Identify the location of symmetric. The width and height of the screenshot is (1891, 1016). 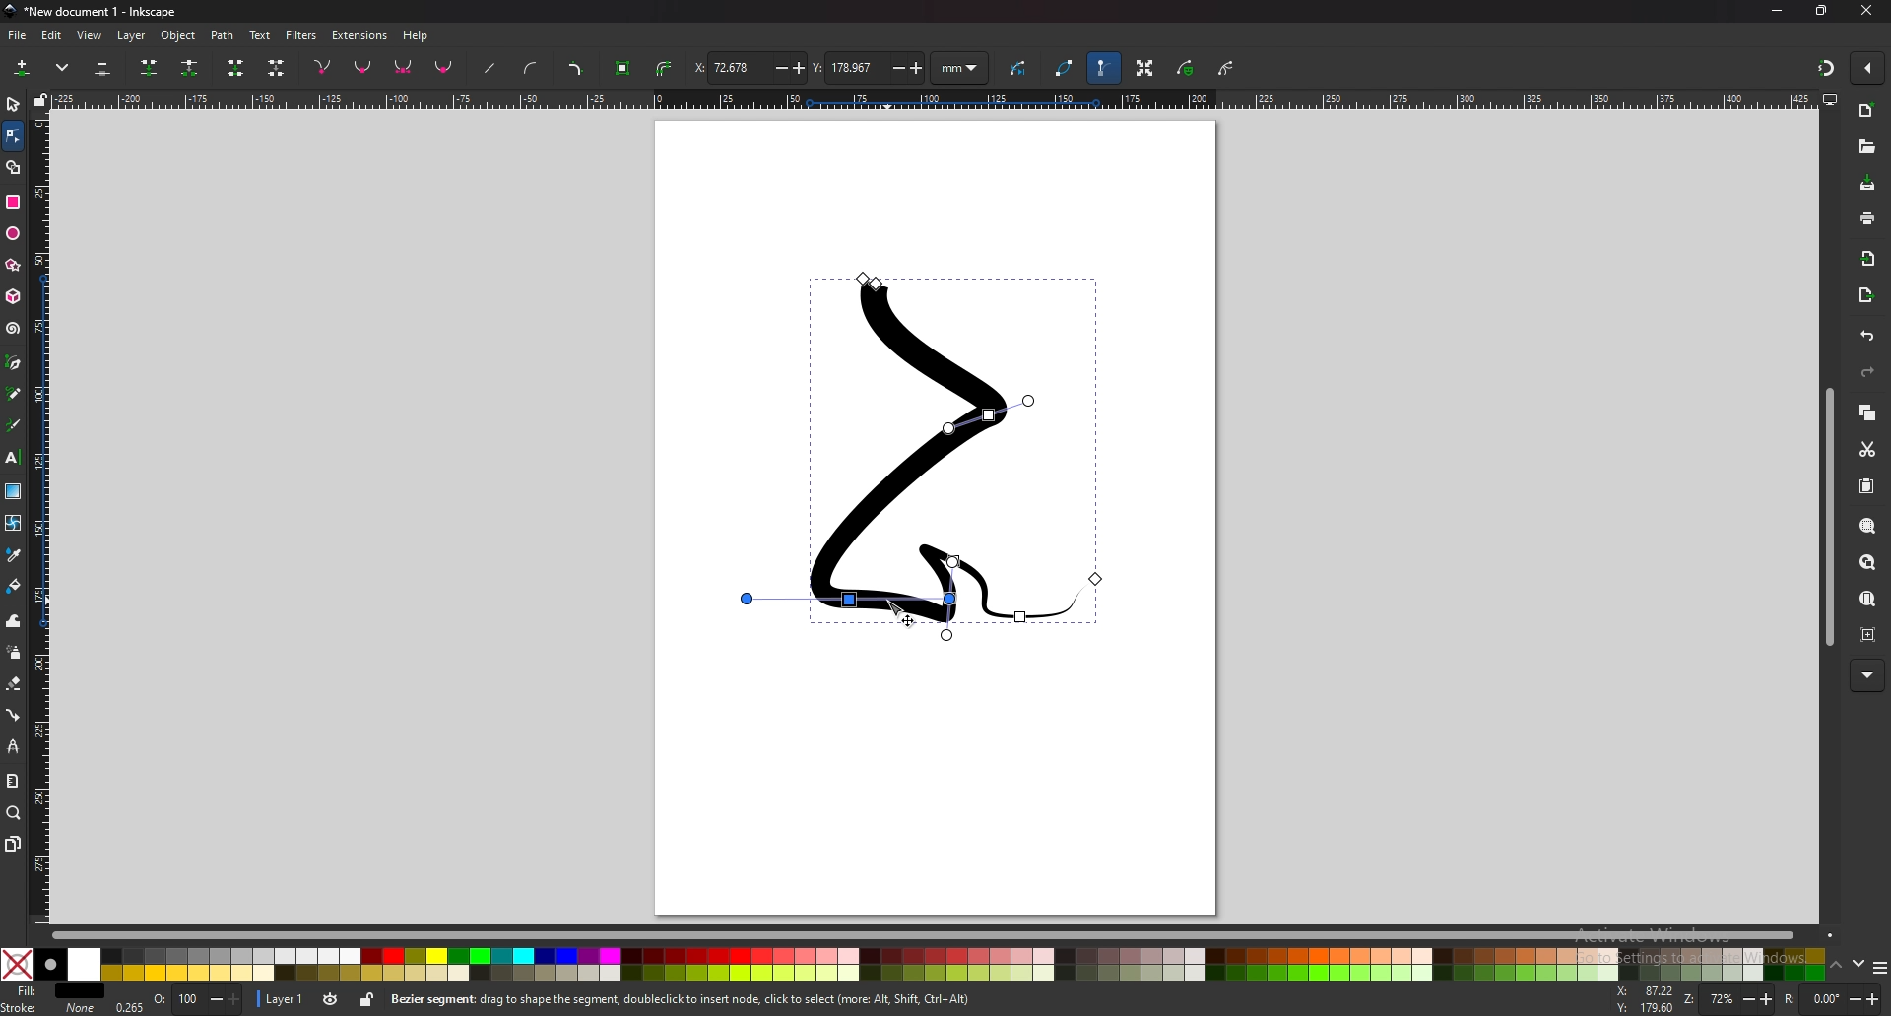
(404, 67).